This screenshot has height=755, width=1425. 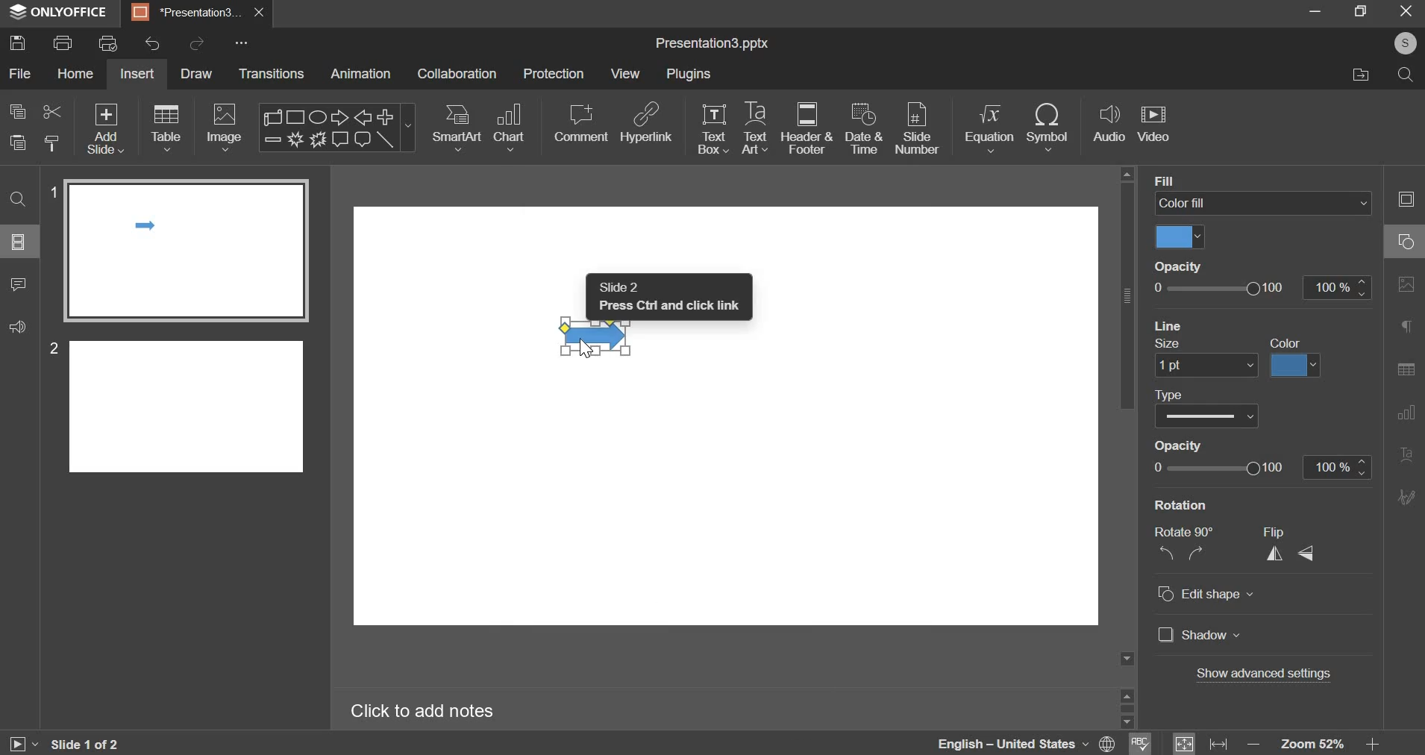 What do you see at coordinates (1406, 372) in the screenshot?
I see `Table setting` at bounding box center [1406, 372].